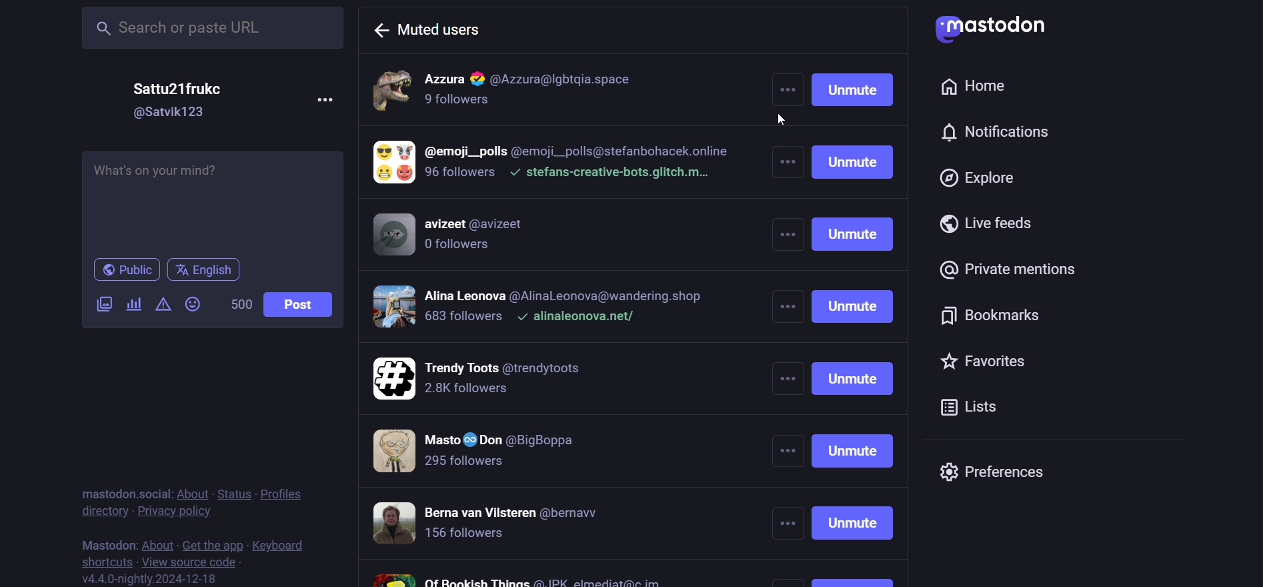  What do you see at coordinates (124, 269) in the screenshot?
I see `public` at bounding box center [124, 269].